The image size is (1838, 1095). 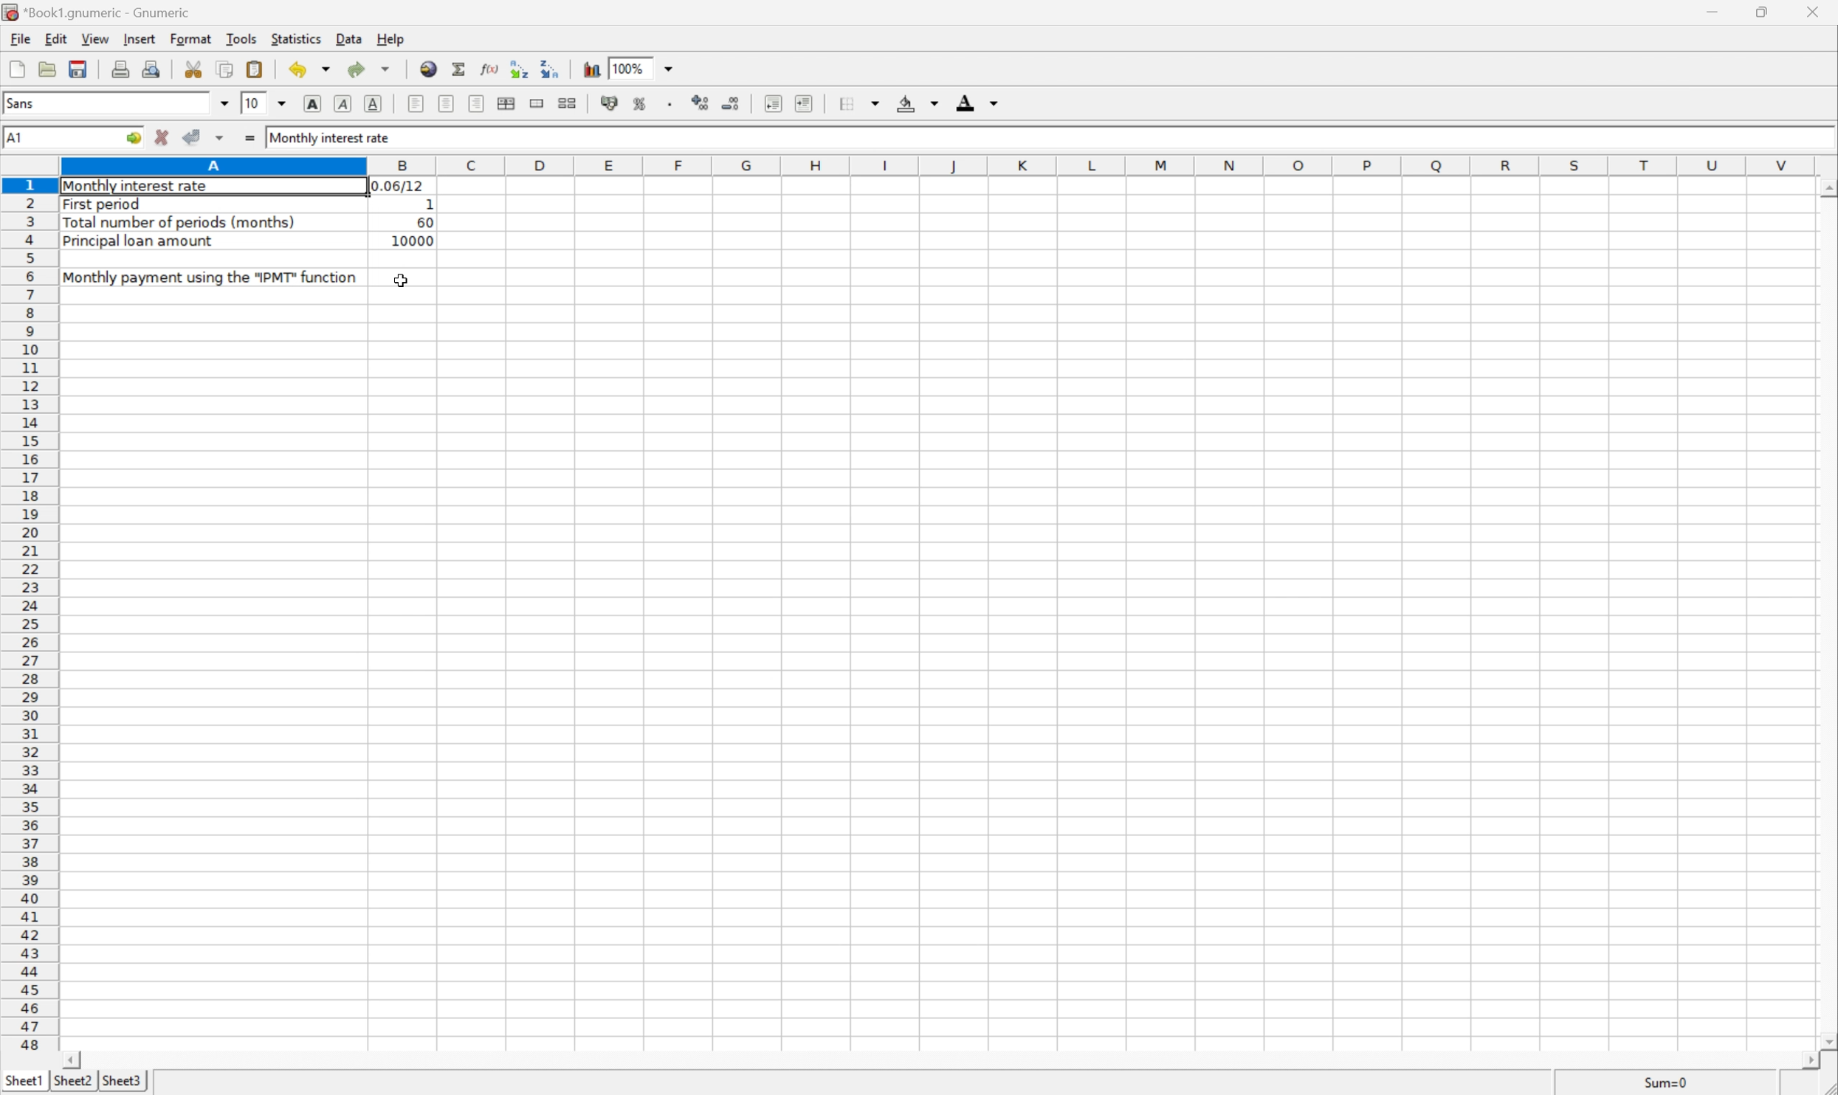 I want to click on Bold, so click(x=312, y=101).